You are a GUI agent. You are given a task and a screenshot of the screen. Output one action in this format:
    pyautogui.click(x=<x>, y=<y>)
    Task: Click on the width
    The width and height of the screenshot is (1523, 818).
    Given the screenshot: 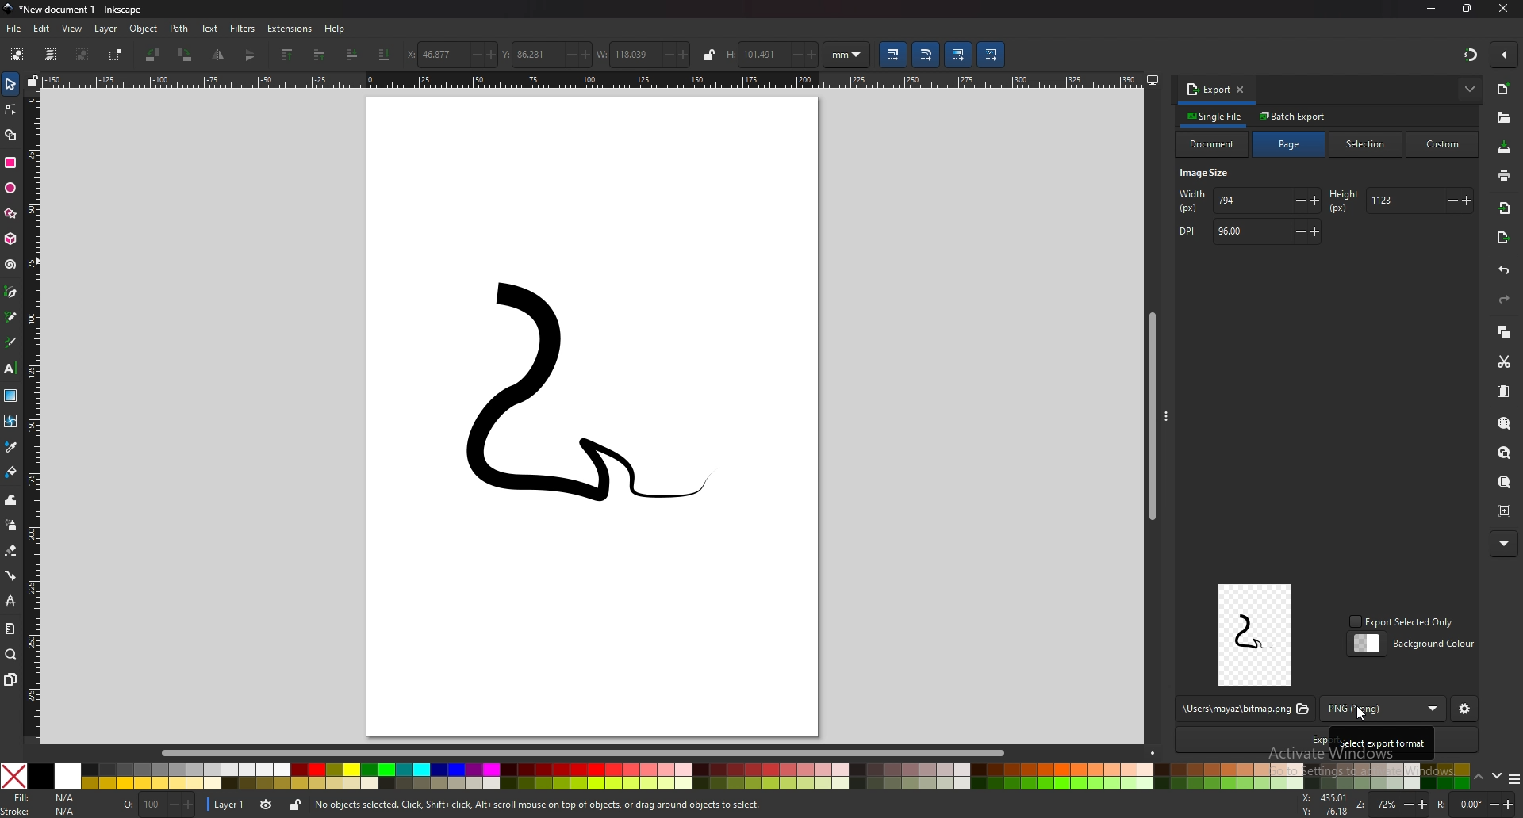 What is the action you would take?
    pyautogui.click(x=1250, y=201)
    